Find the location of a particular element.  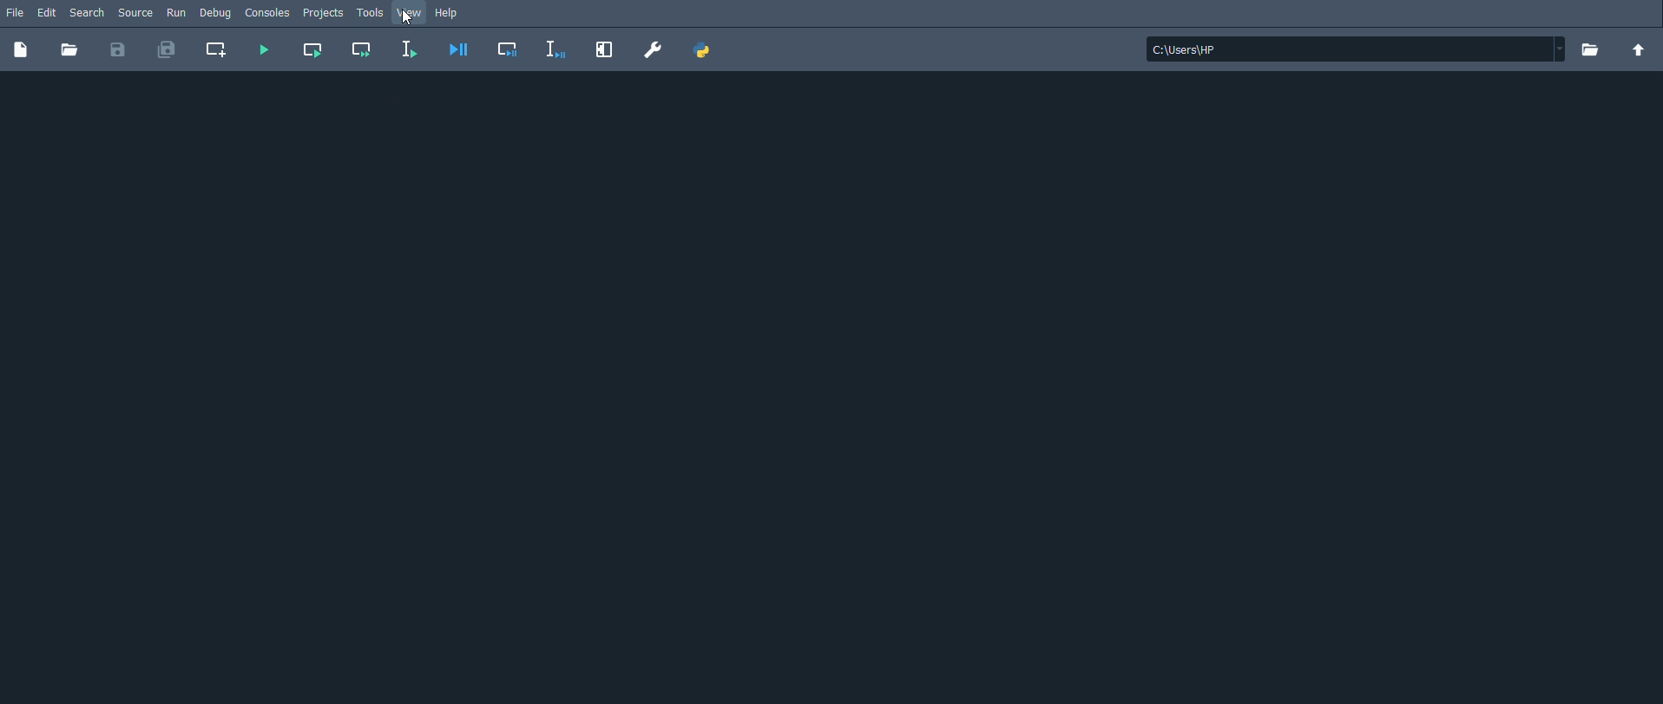

Save file is located at coordinates (117, 51).